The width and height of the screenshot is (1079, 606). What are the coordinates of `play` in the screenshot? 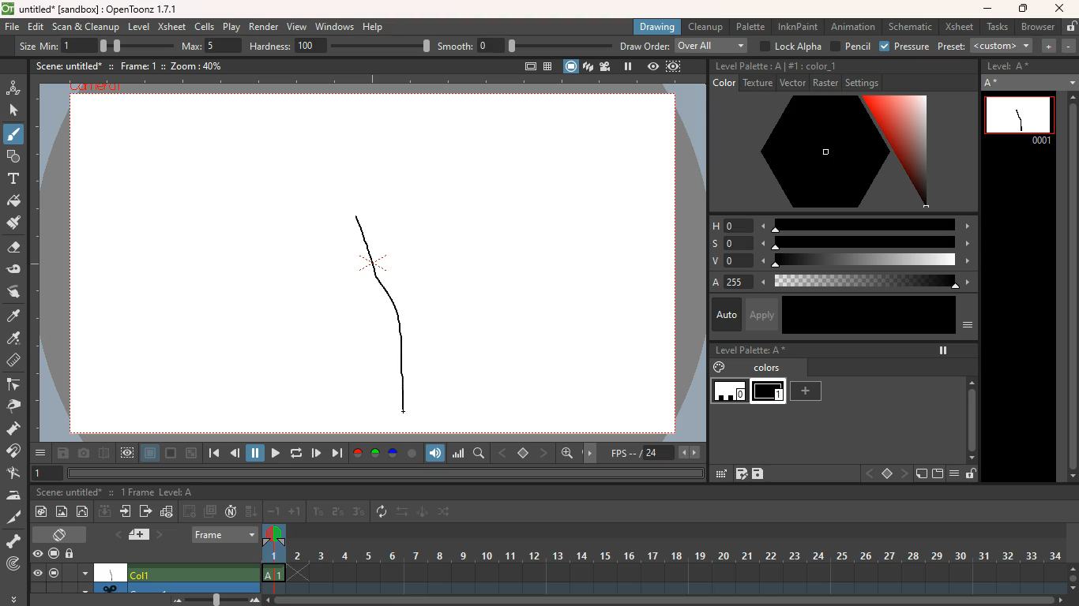 It's located at (317, 452).